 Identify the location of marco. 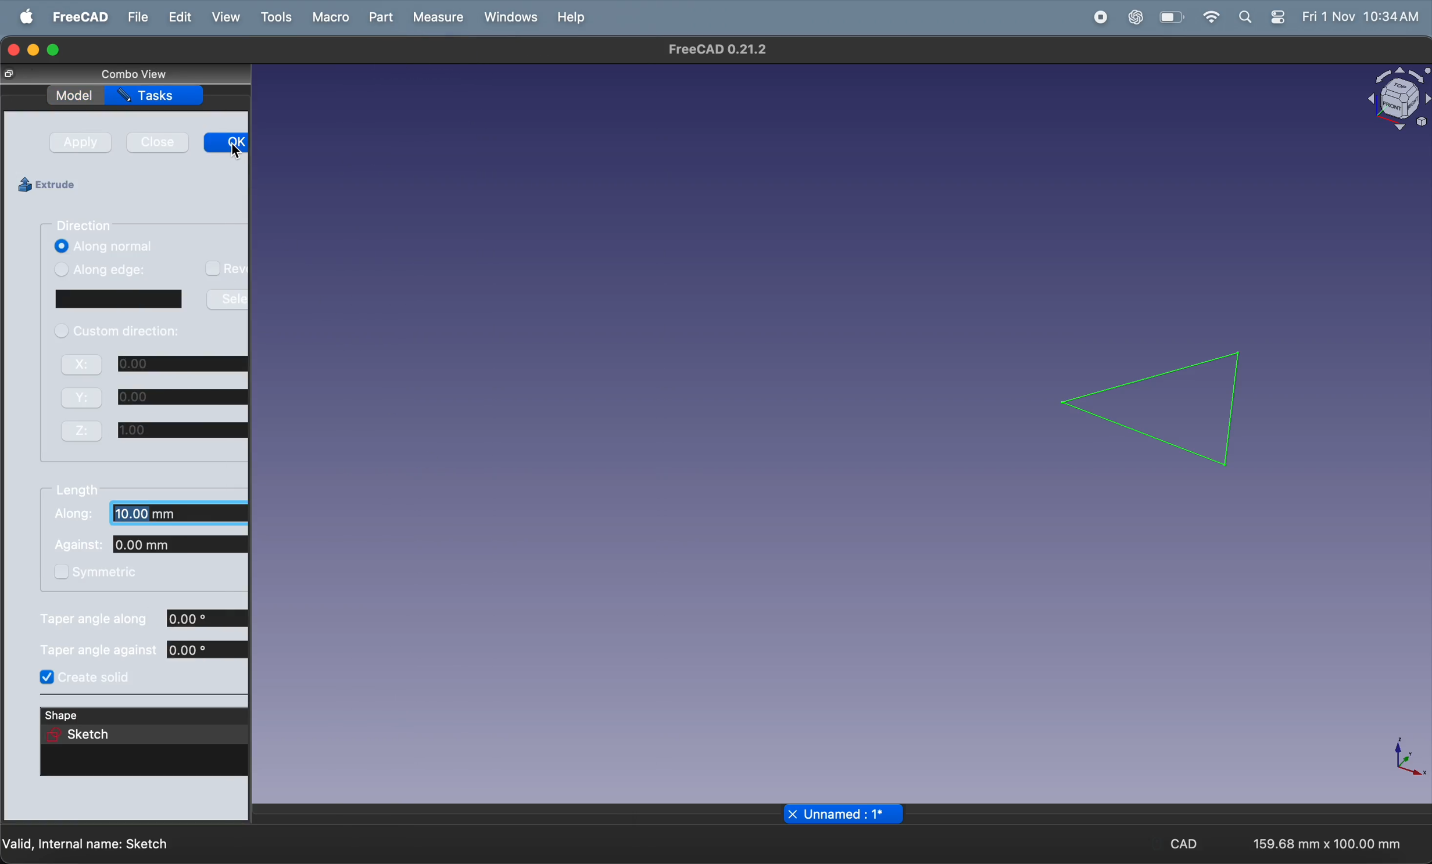
(333, 18).